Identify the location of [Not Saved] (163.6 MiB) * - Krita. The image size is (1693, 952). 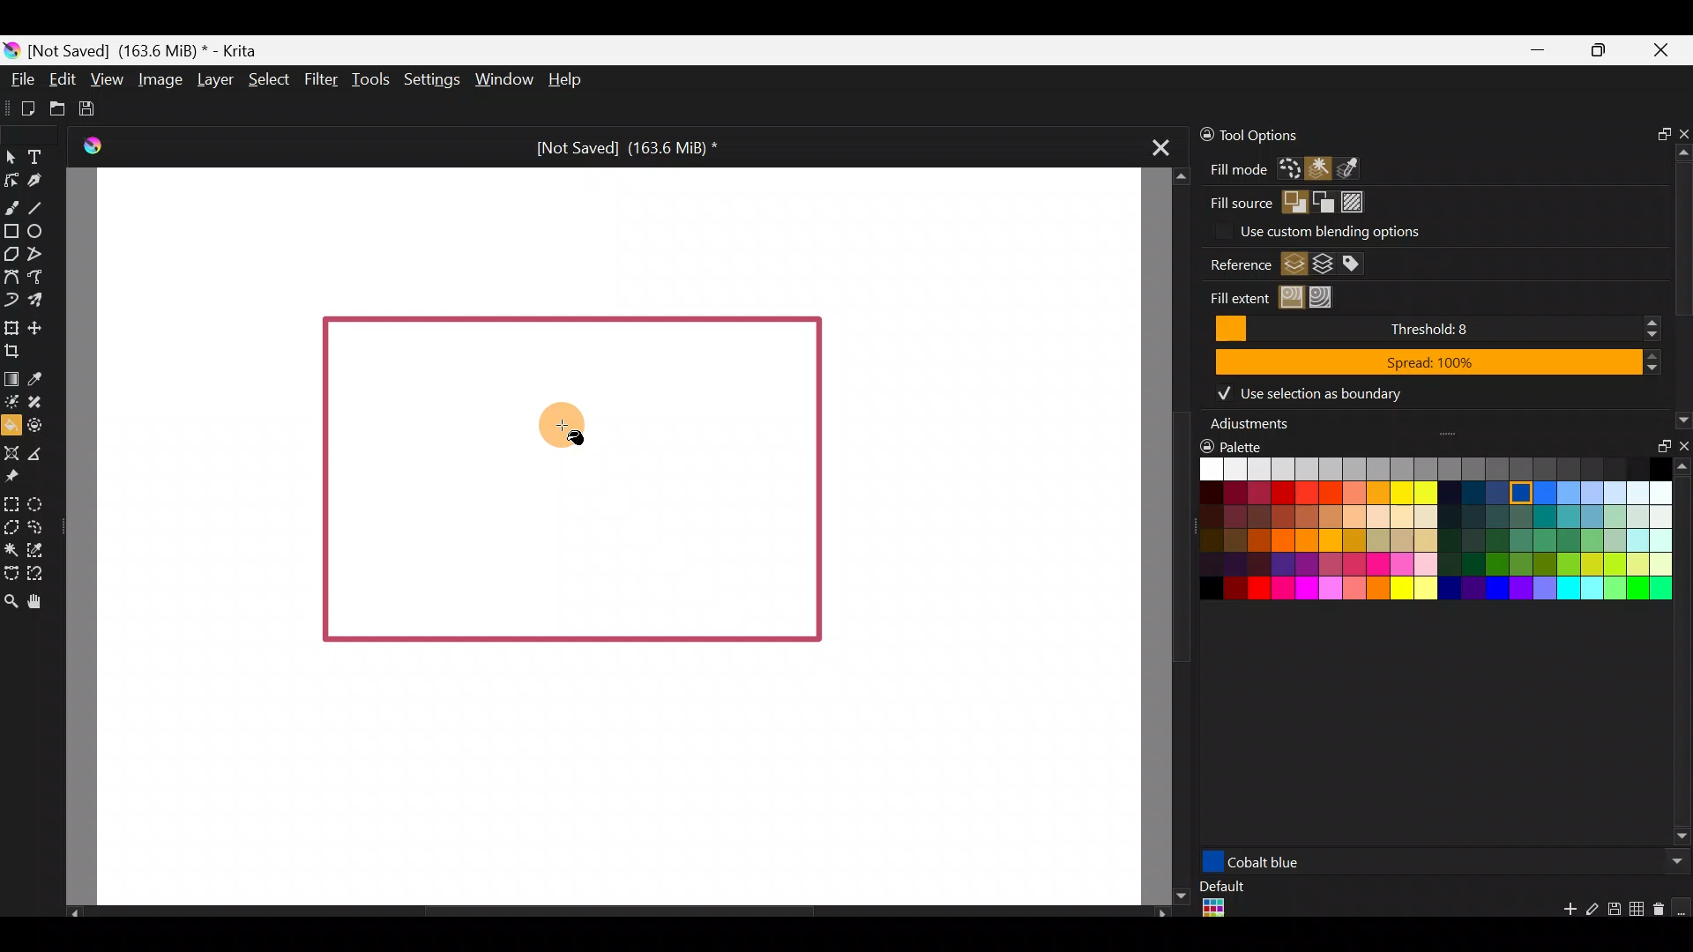
(153, 51).